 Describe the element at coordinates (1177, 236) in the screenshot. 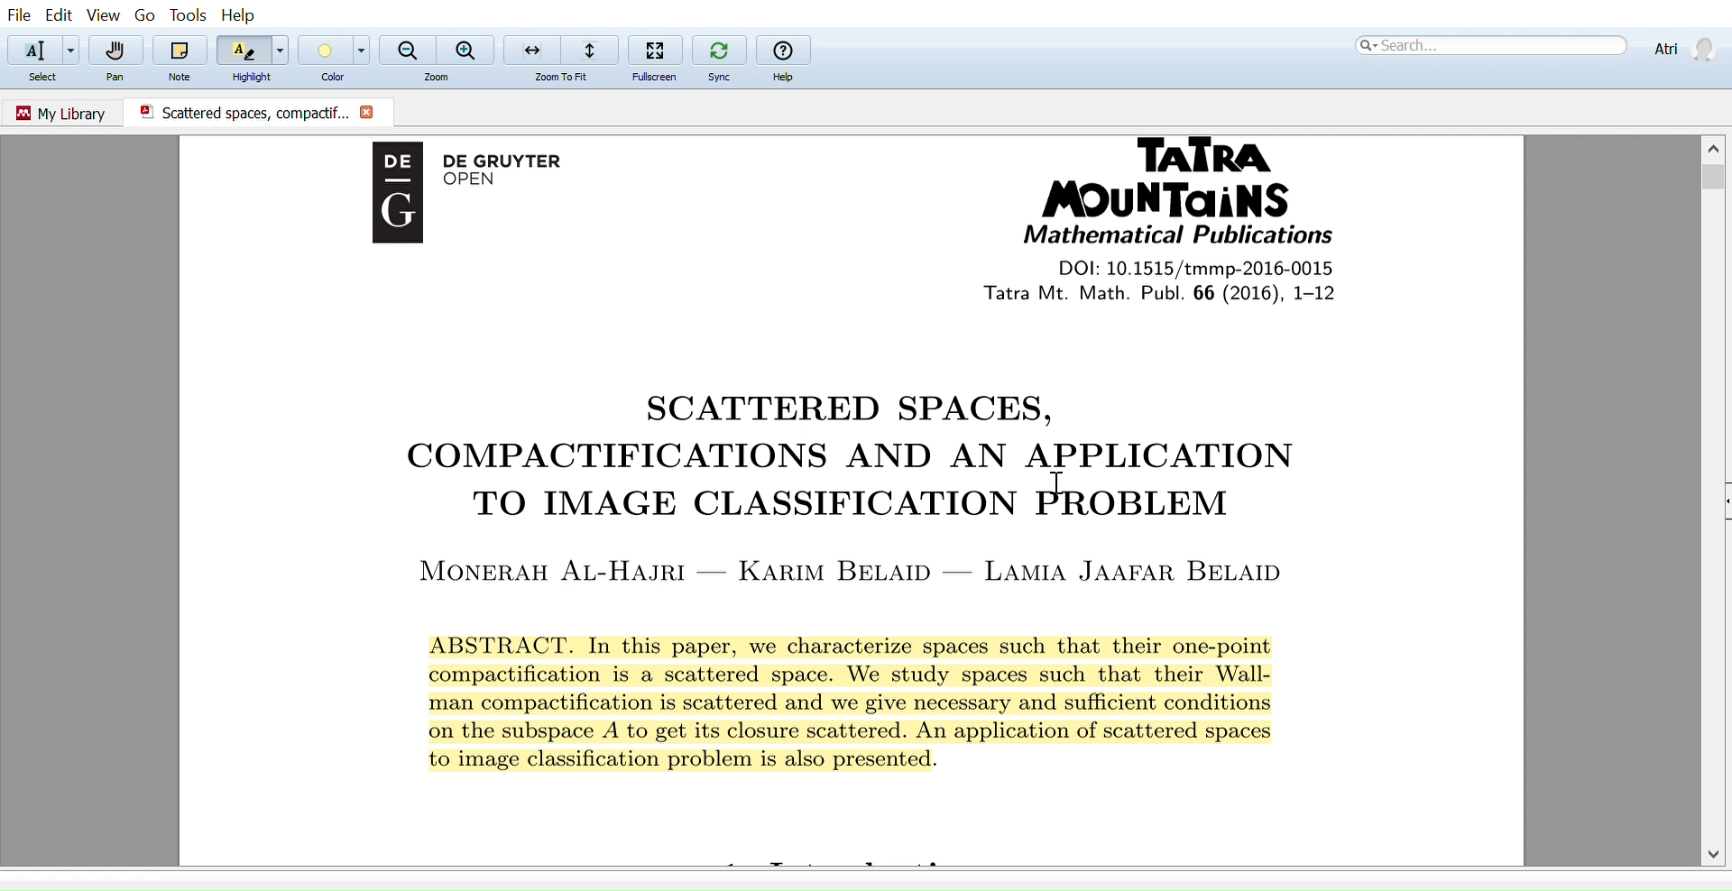

I see `Mathematical Publications` at that location.